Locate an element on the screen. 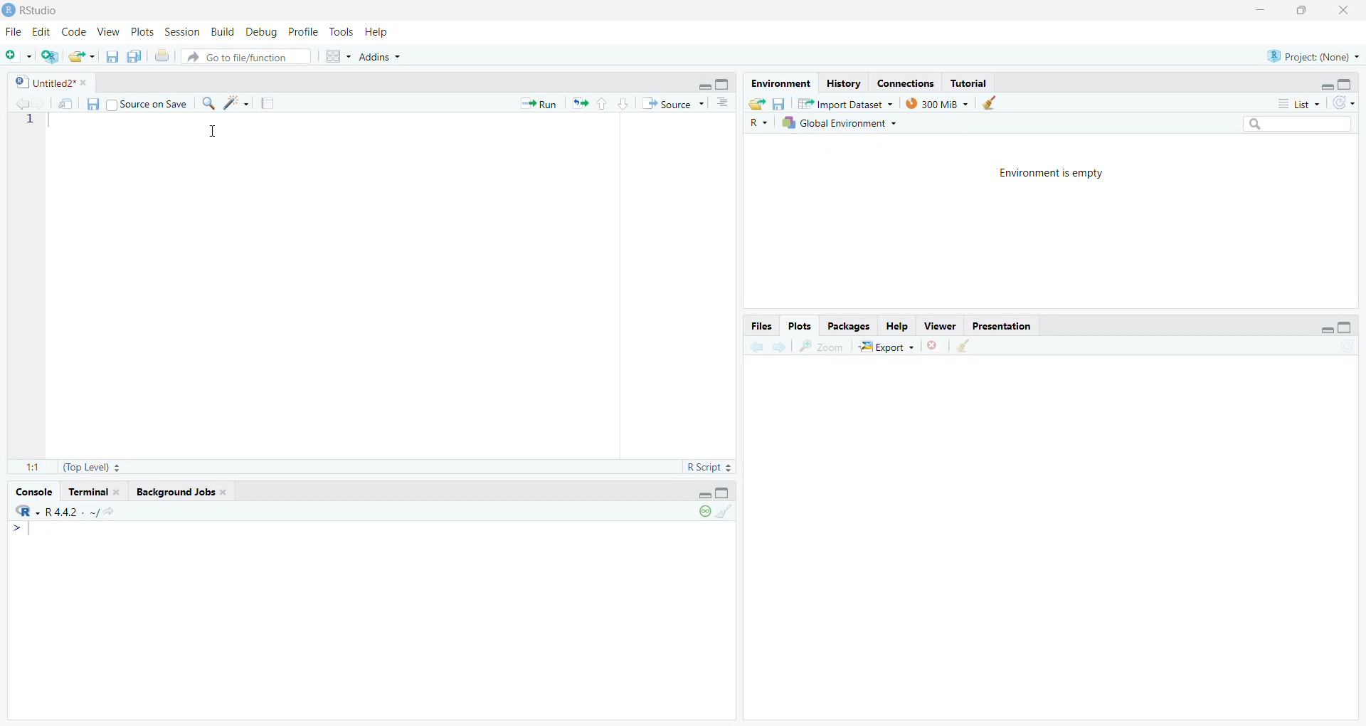  1 is located at coordinates (28, 122).